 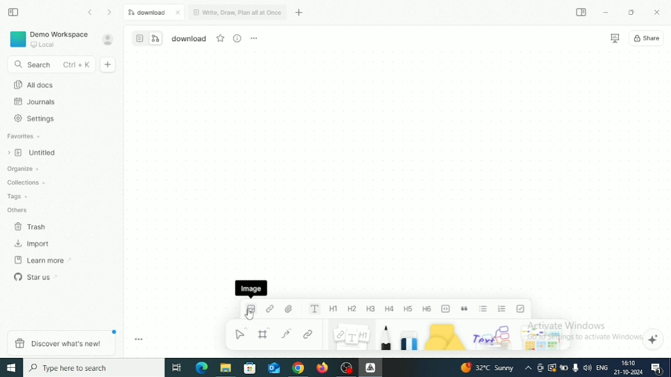 What do you see at coordinates (528, 368) in the screenshot?
I see `Show hidden icons` at bounding box center [528, 368].